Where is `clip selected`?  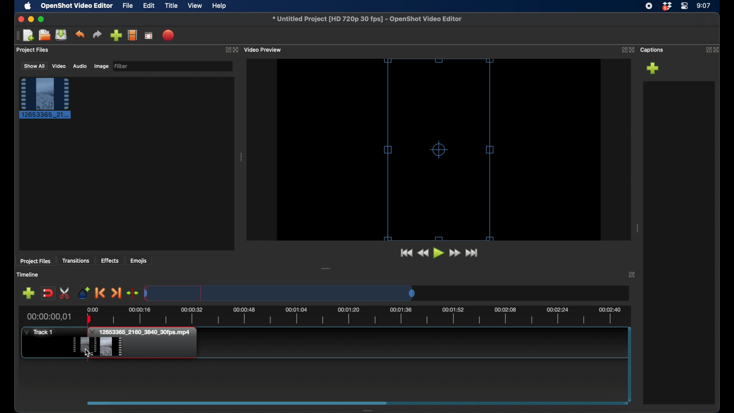
clip selected is located at coordinates (45, 98).